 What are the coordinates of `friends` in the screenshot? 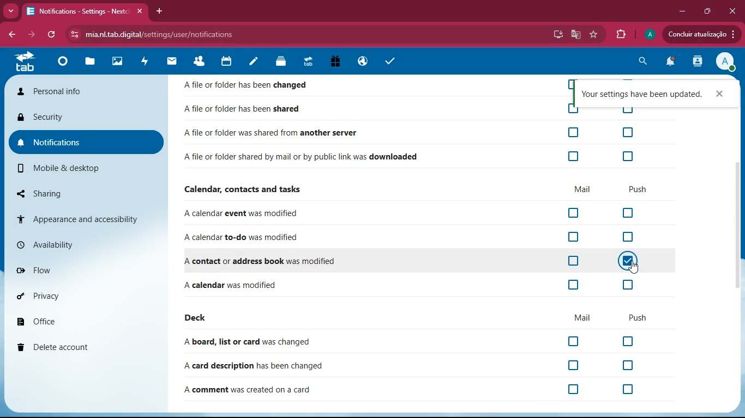 It's located at (202, 62).